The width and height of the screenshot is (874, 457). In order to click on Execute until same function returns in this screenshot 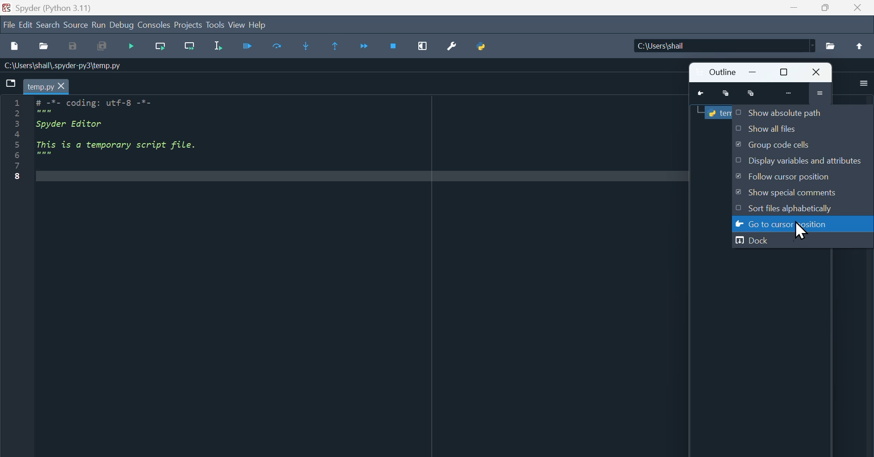, I will do `click(334, 45)`.